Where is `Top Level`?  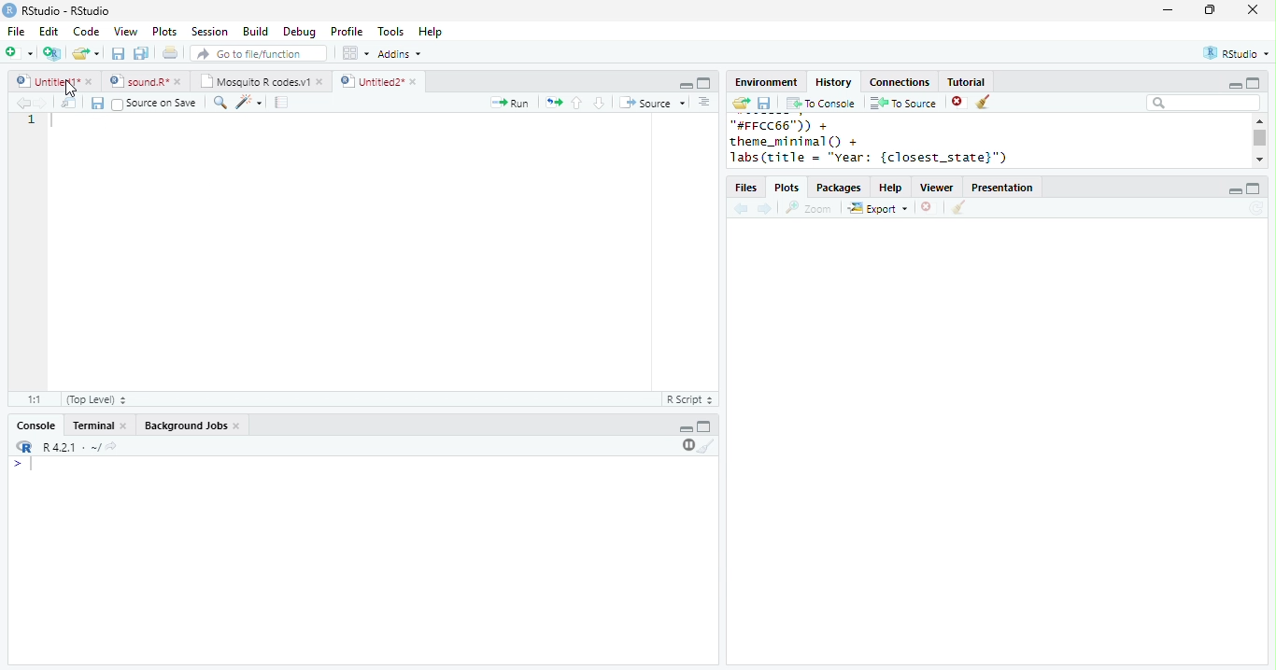
Top Level is located at coordinates (98, 399).